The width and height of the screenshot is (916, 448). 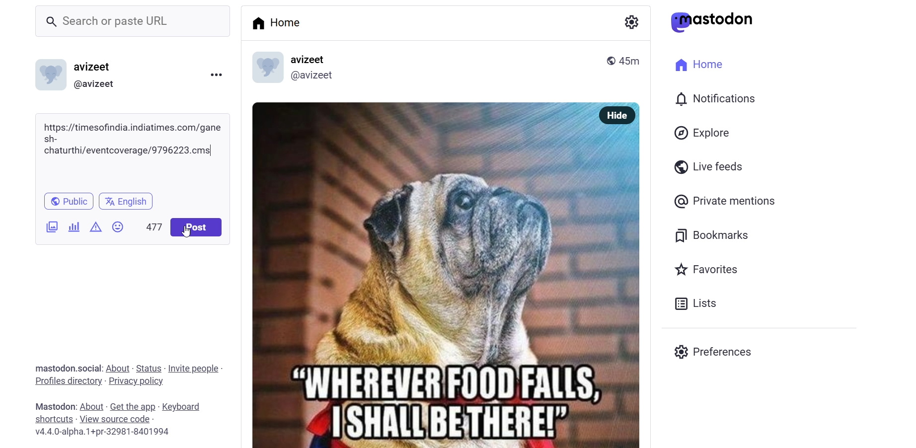 I want to click on astodon, so click(x=714, y=21).